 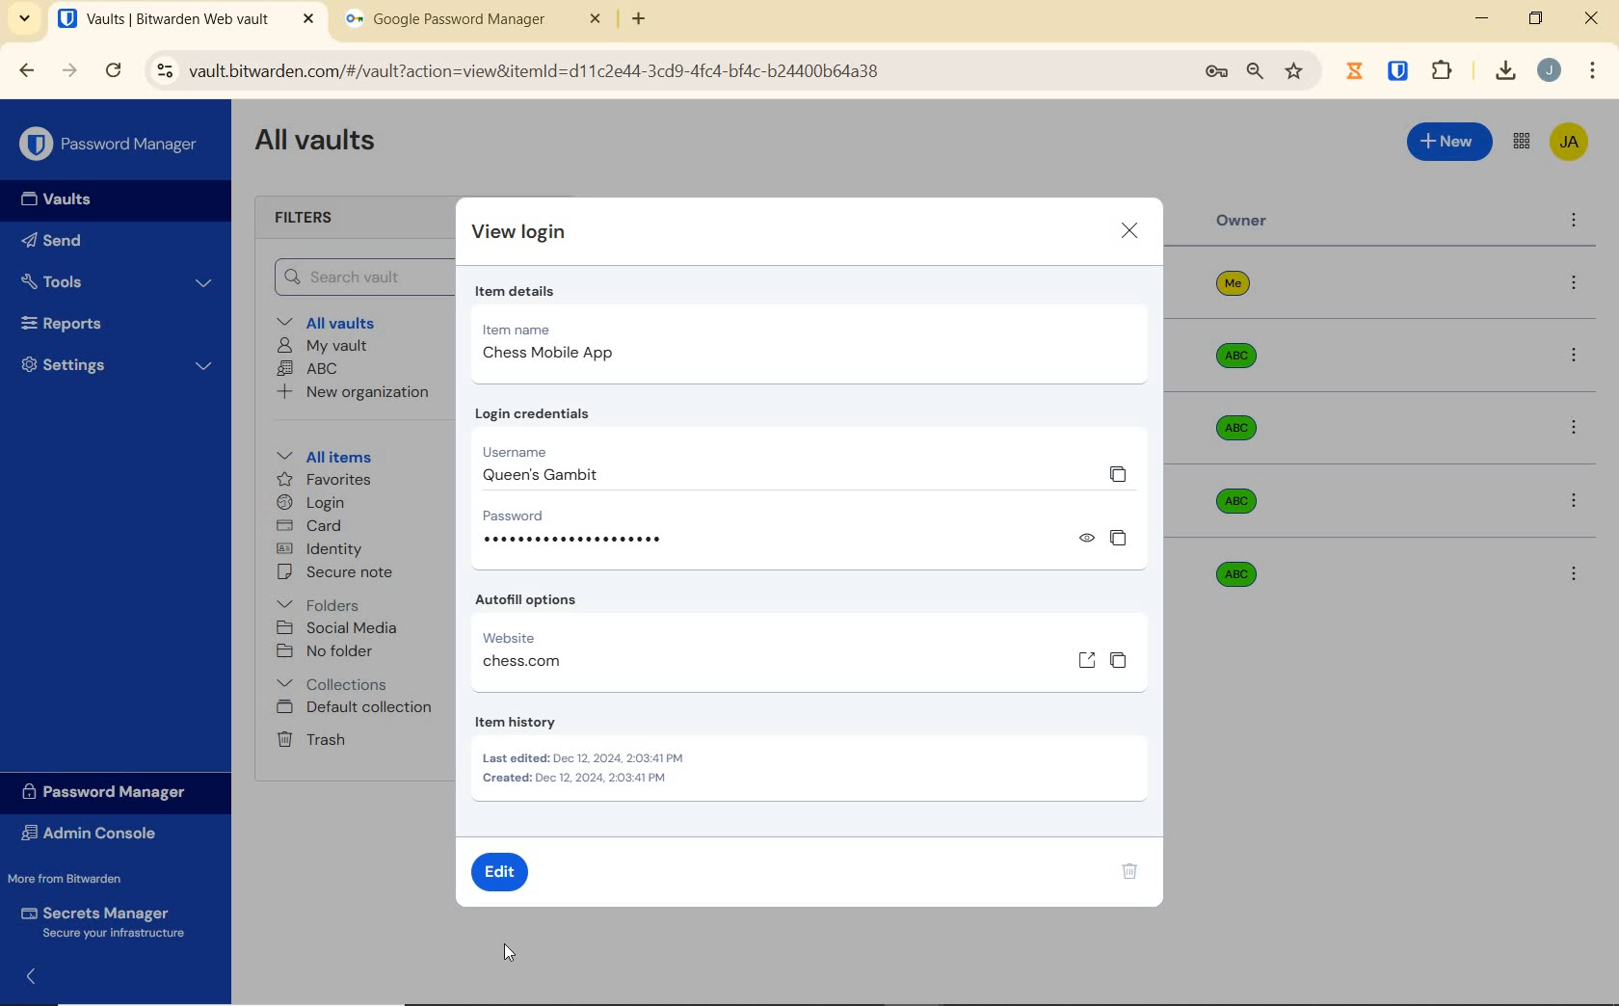 I want to click on restore, so click(x=1534, y=18).